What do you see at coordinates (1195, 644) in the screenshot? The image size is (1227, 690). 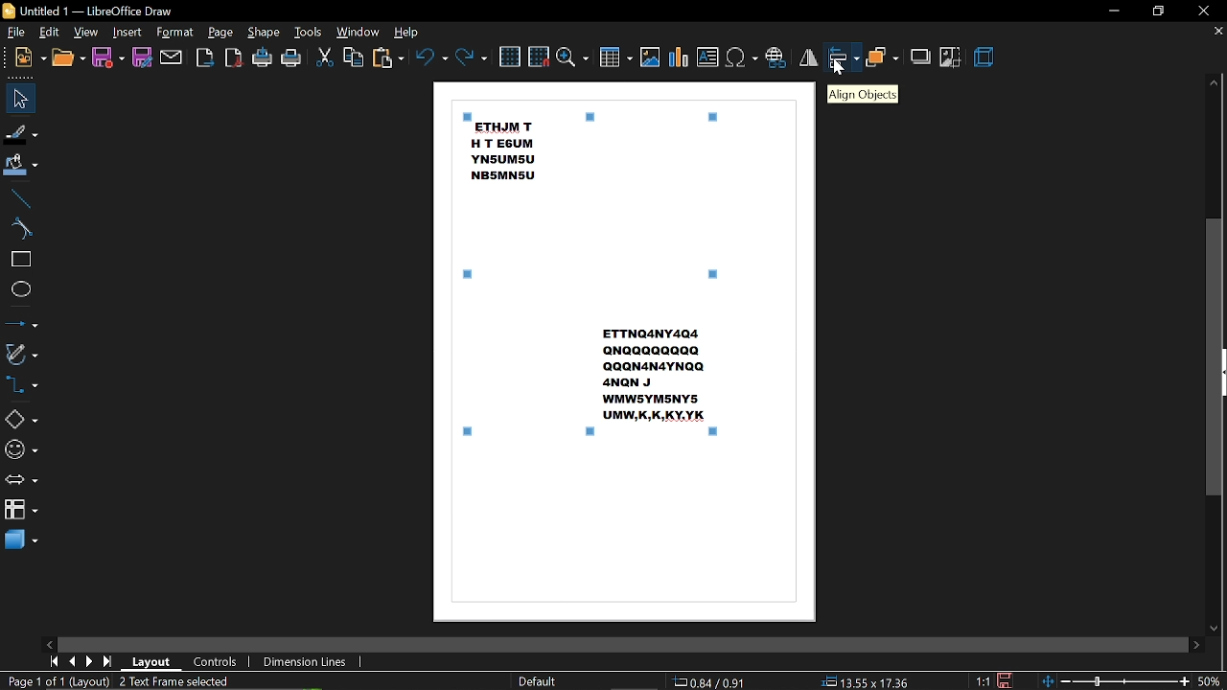 I see `move right` at bounding box center [1195, 644].